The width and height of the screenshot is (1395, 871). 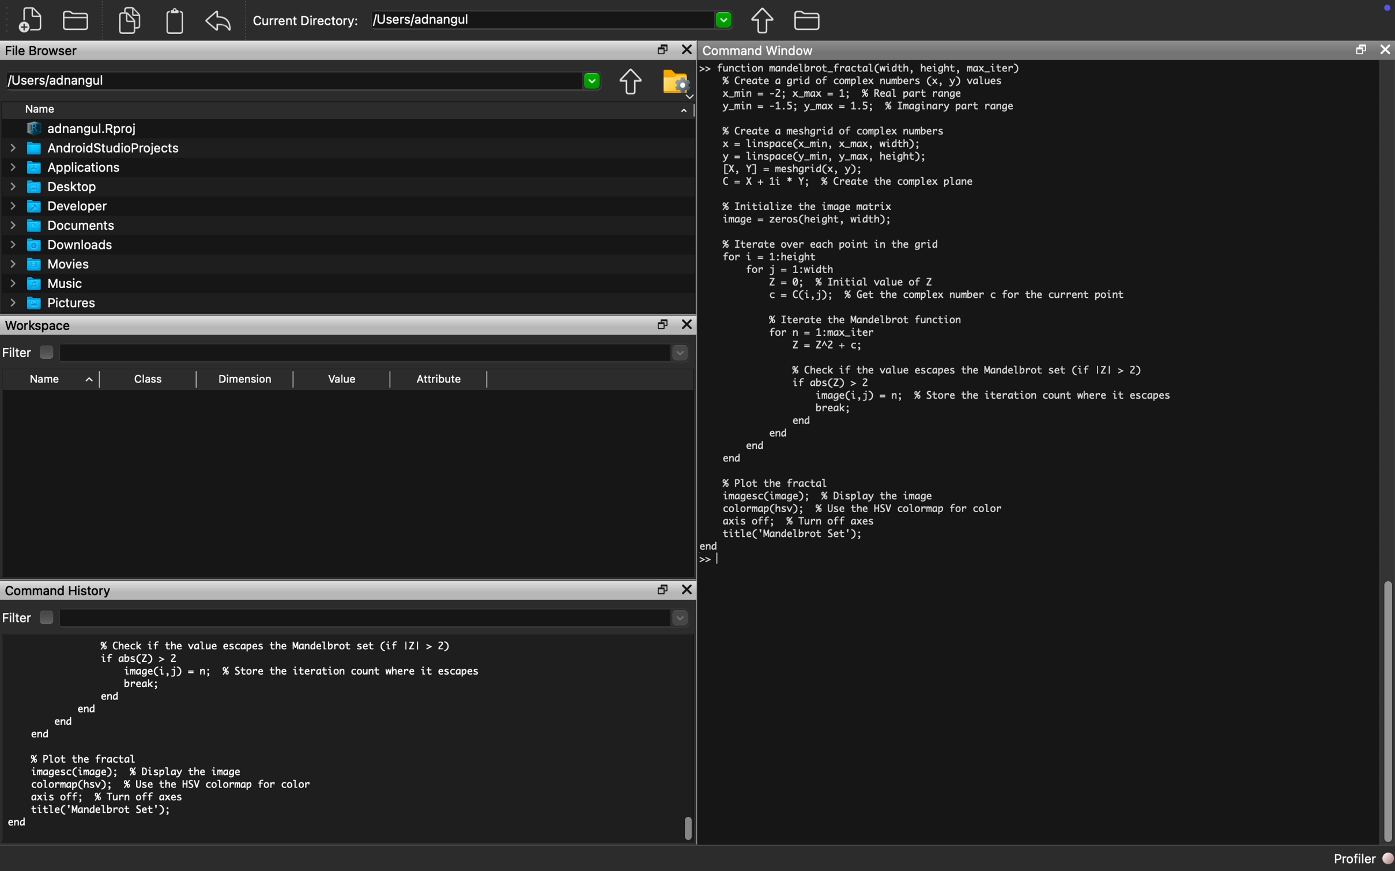 I want to click on Restore Down, so click(x=662, y=590).